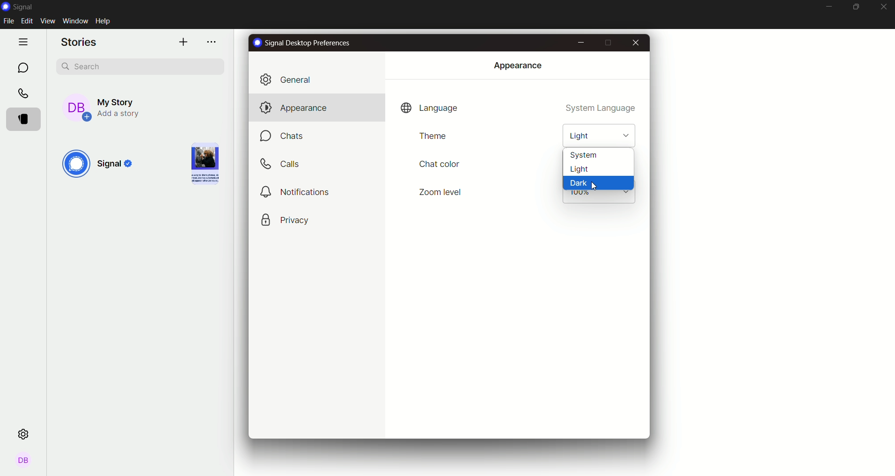  What do you see at coordinates (635, 43) in the screenshot?
I see `close` at bounding box center [635, 43].